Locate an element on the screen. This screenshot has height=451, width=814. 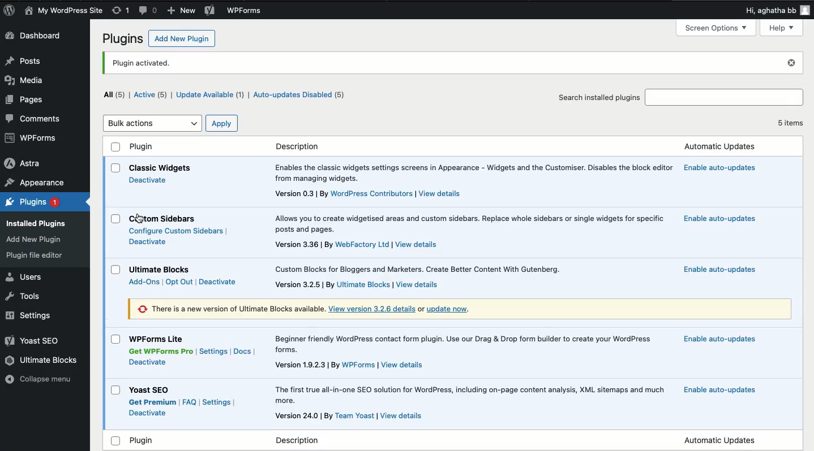
description is located at coordinates (432, 268).